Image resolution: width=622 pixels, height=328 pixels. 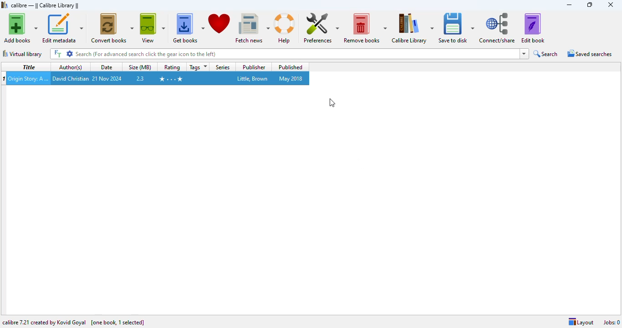 I want to click on little, brown, so click(x=253, y=78).